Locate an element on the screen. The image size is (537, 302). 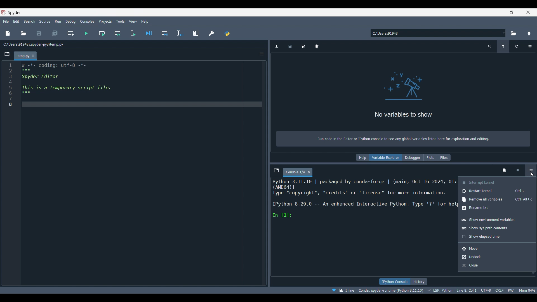
Run current cell is located at coordinates (102, 33).